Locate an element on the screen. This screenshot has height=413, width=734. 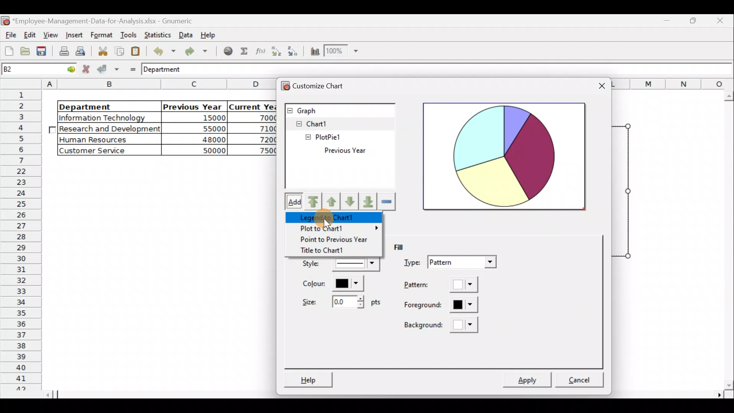
Close is located at coordinates (601, 86).